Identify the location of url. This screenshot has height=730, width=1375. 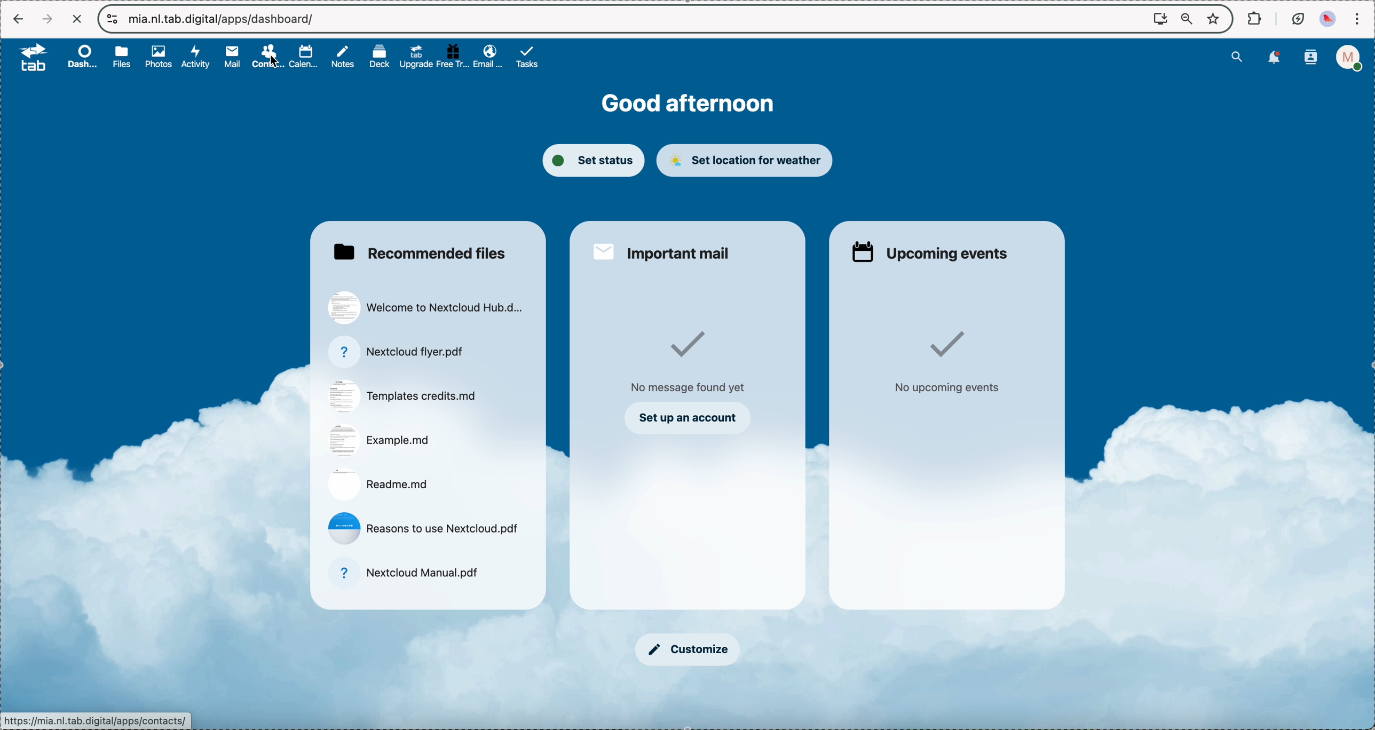
(224, 20).